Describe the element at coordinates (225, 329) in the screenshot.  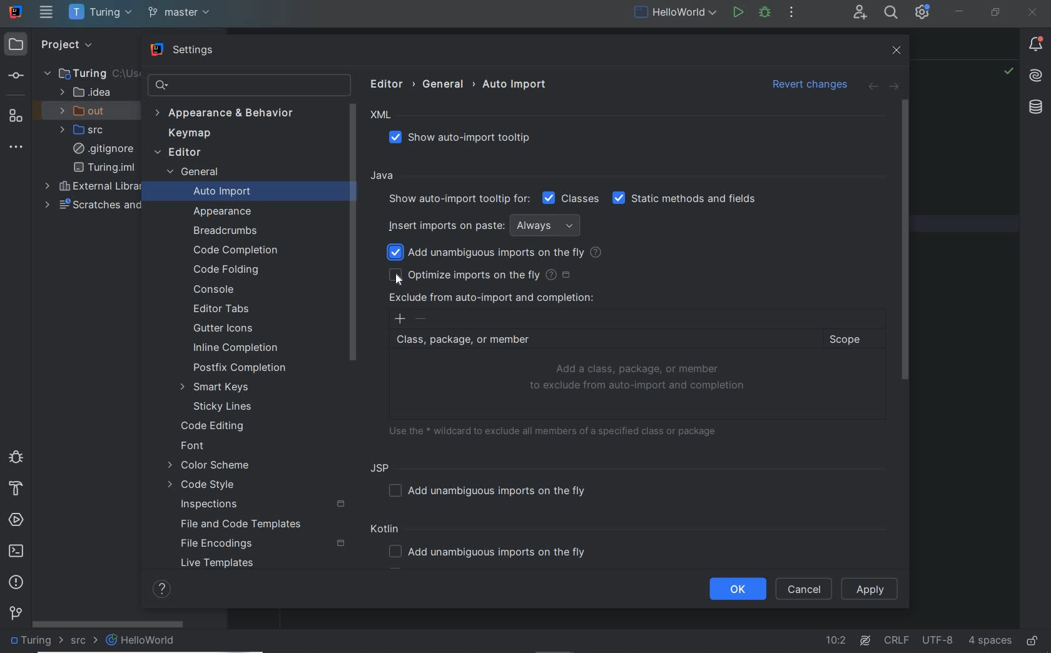
I see `GUTTER ICONS` at that location.